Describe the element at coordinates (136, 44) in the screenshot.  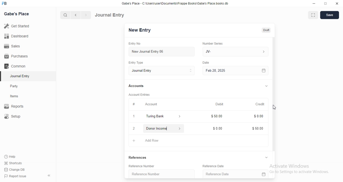
I see `Entry No.` at that location.